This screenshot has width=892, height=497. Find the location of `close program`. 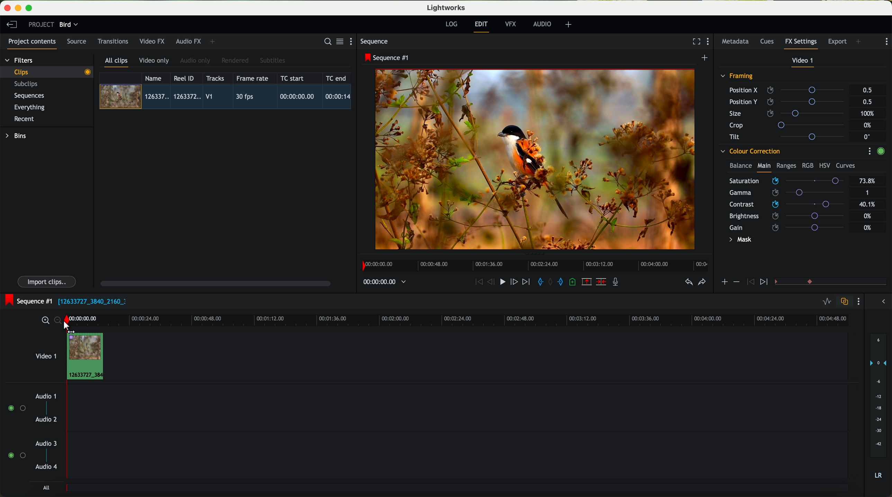

close program is located at coordinates (7, 8).